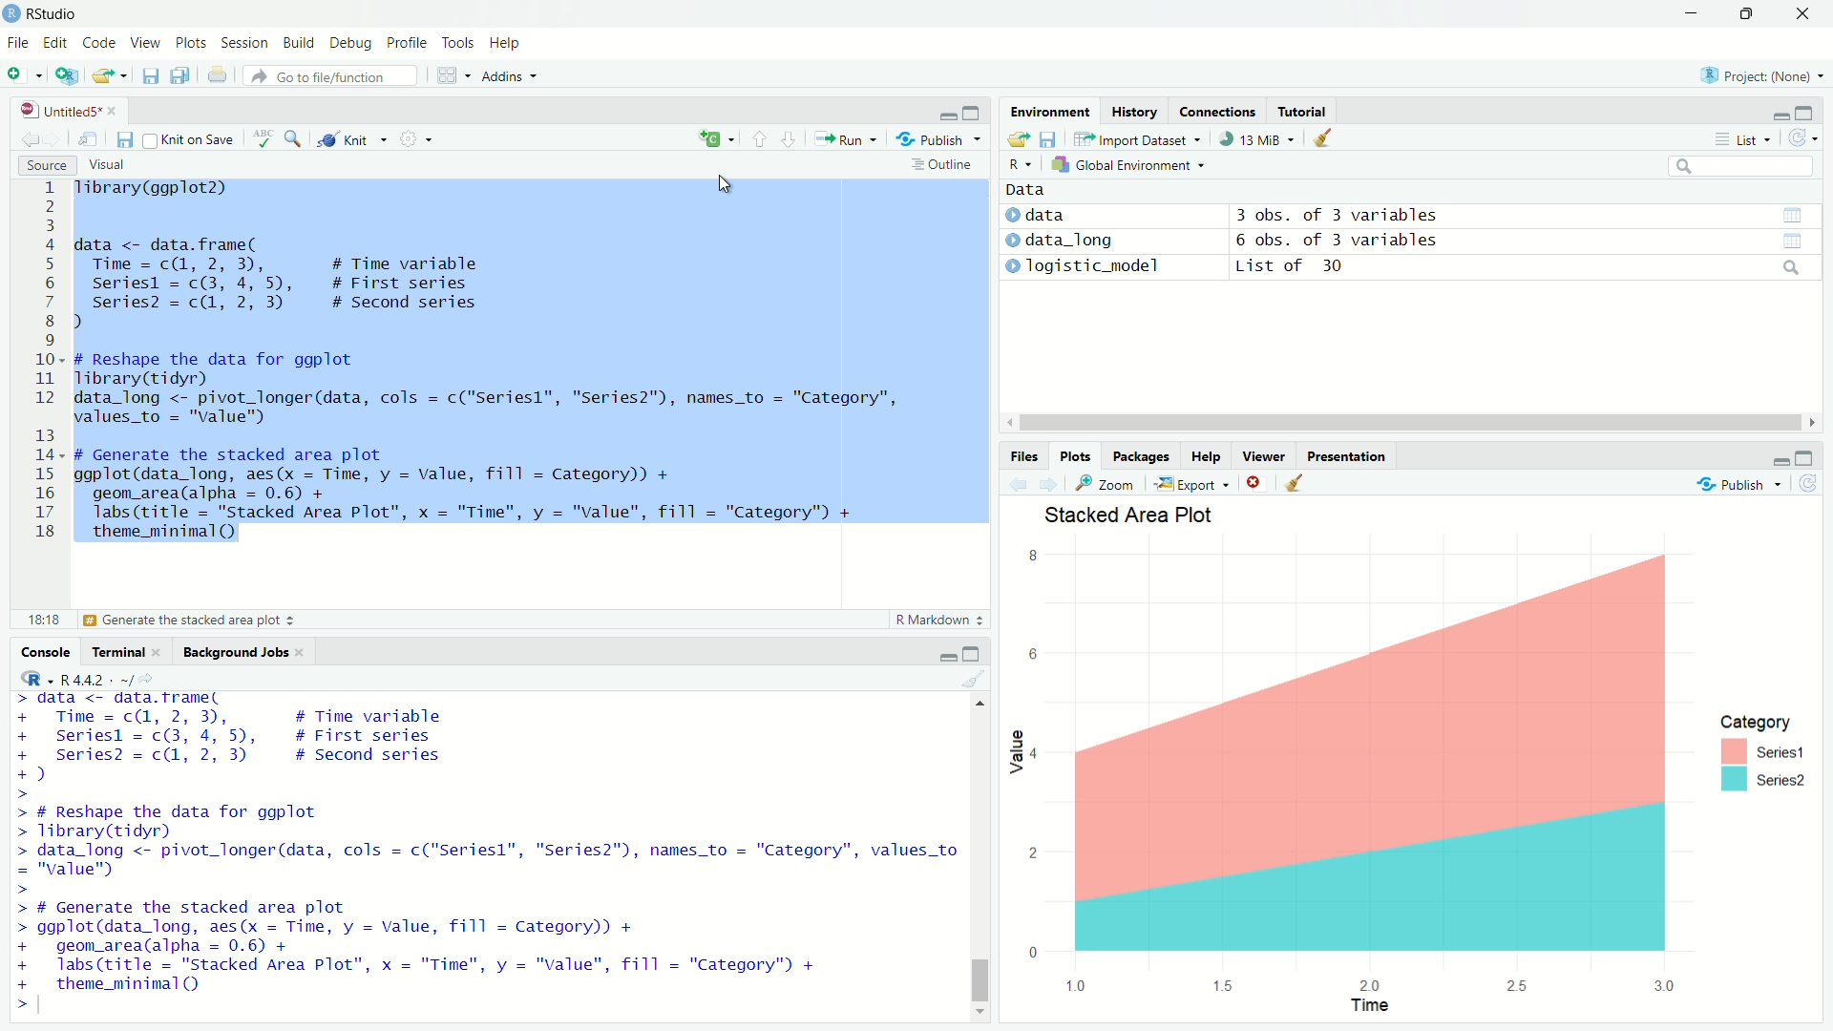 The image size is (1833, 1031). Describe the element at coordinates (107, 78) in the screenshot. I see `export` at that location.